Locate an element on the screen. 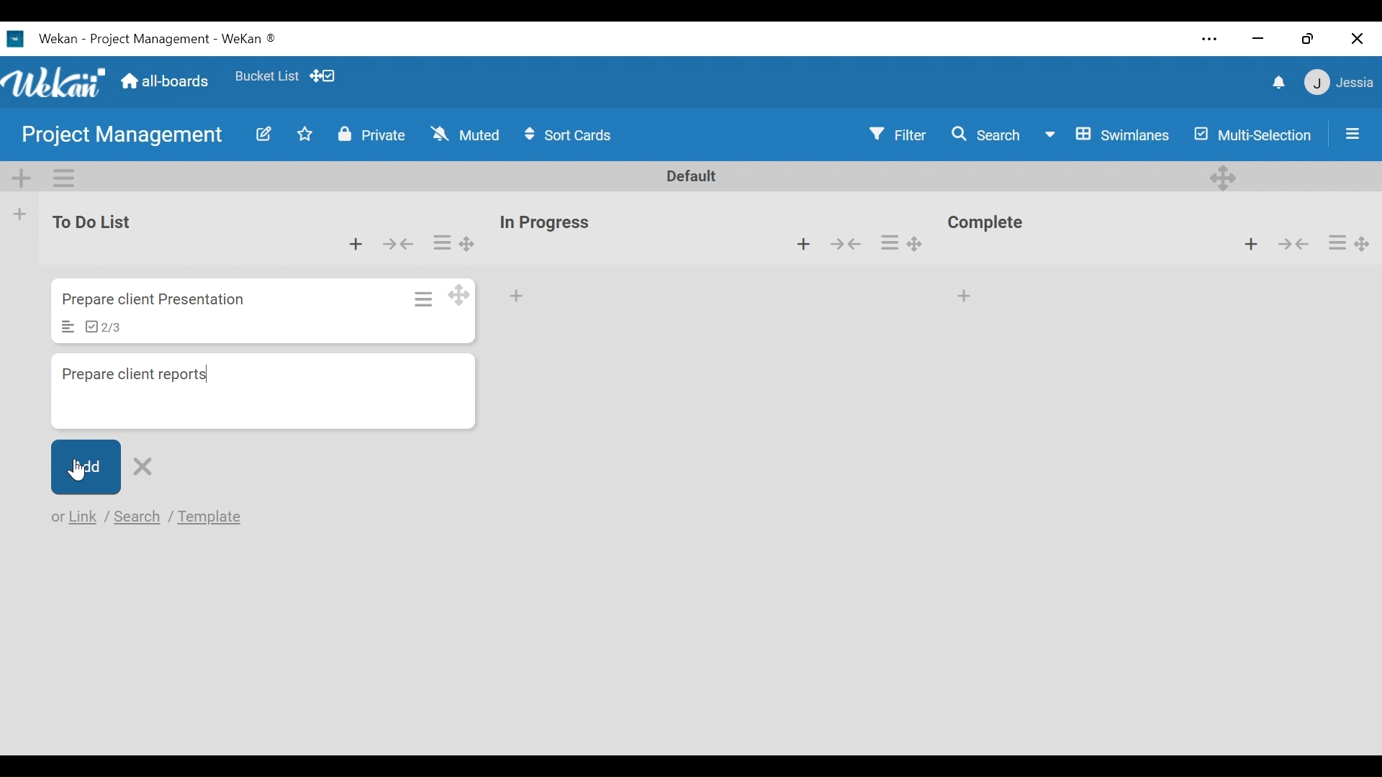  Project management is located at coordinates (116, 136).